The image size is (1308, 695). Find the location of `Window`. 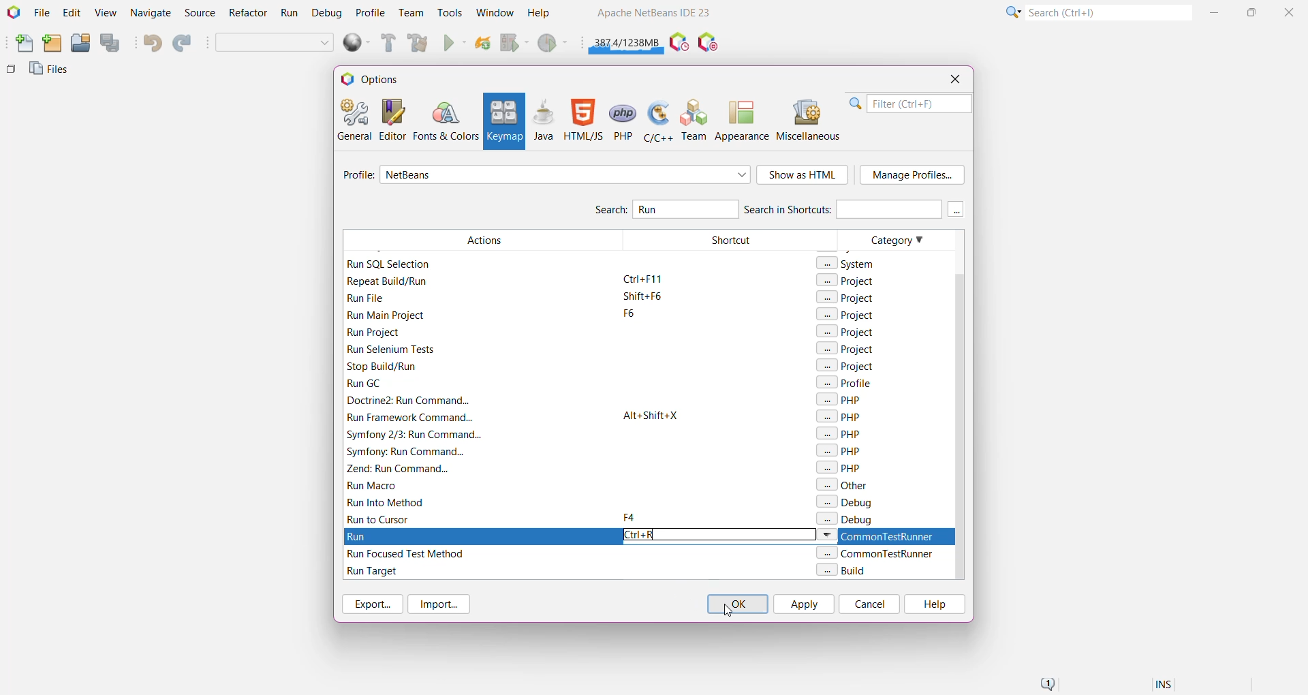

Window is located at coordinates (495, 12).